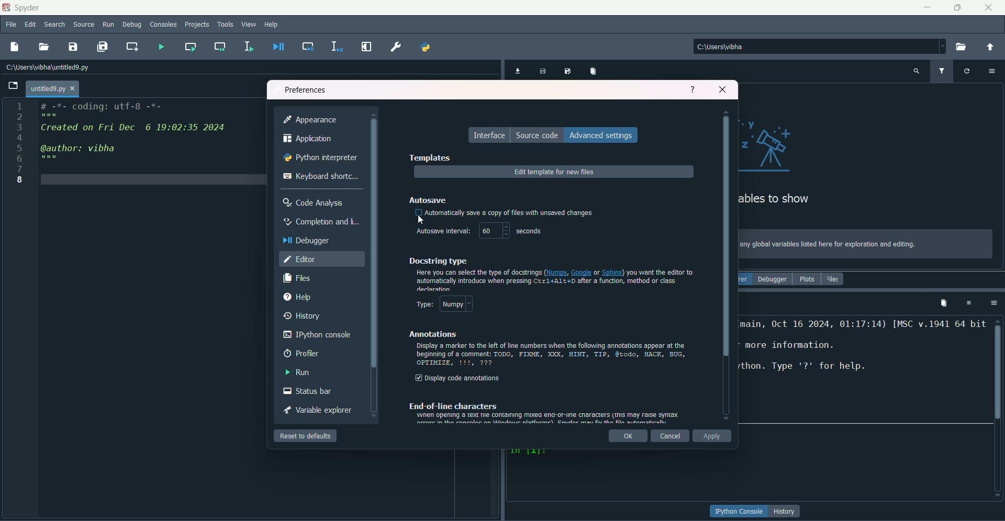 This screenshot has height=521, width=1005. I want to click on debugger, so click(772, 279).